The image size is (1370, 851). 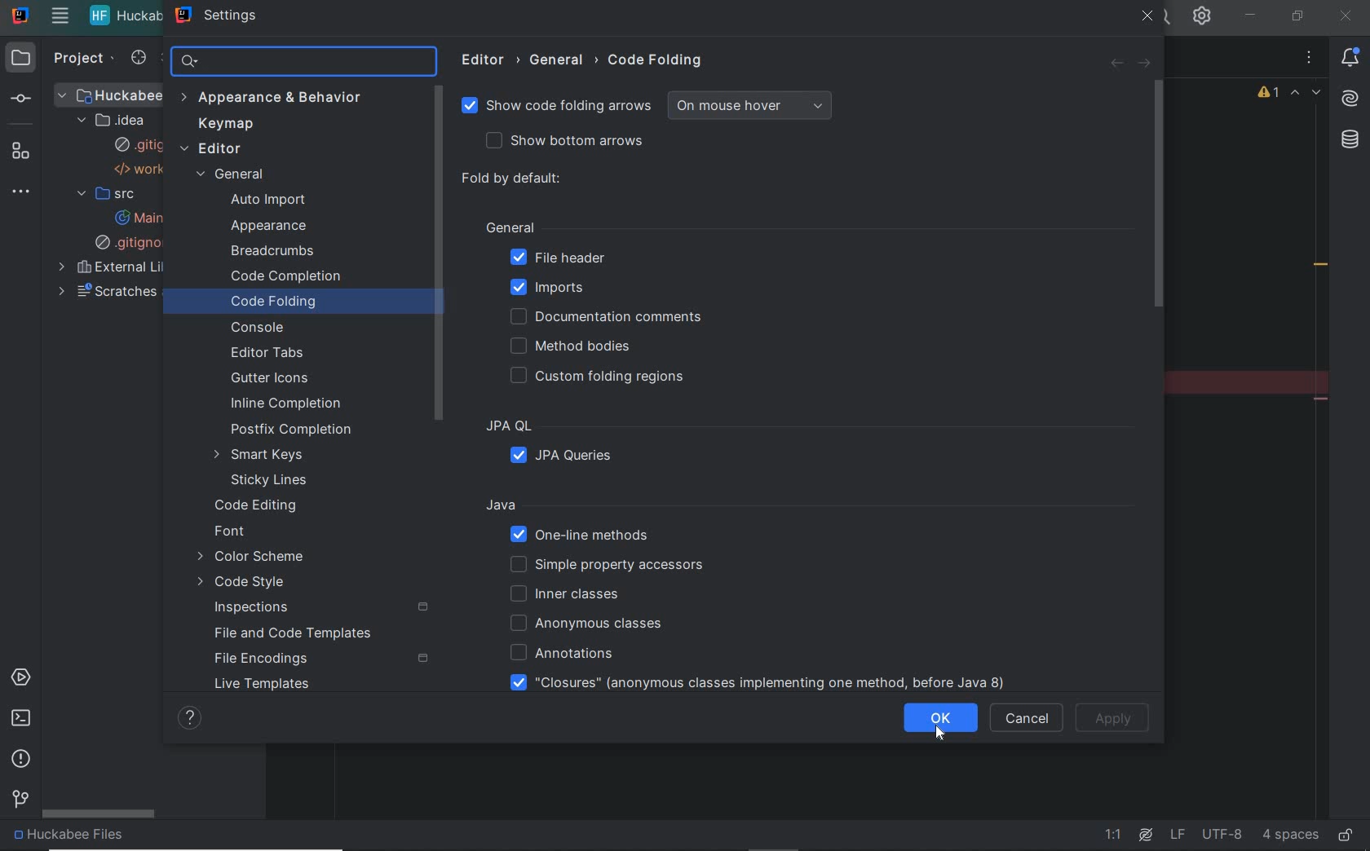 What do you see at coordinates (263, 686) in the screenshot?
I see `live templates` at bounding box center [263, 686].